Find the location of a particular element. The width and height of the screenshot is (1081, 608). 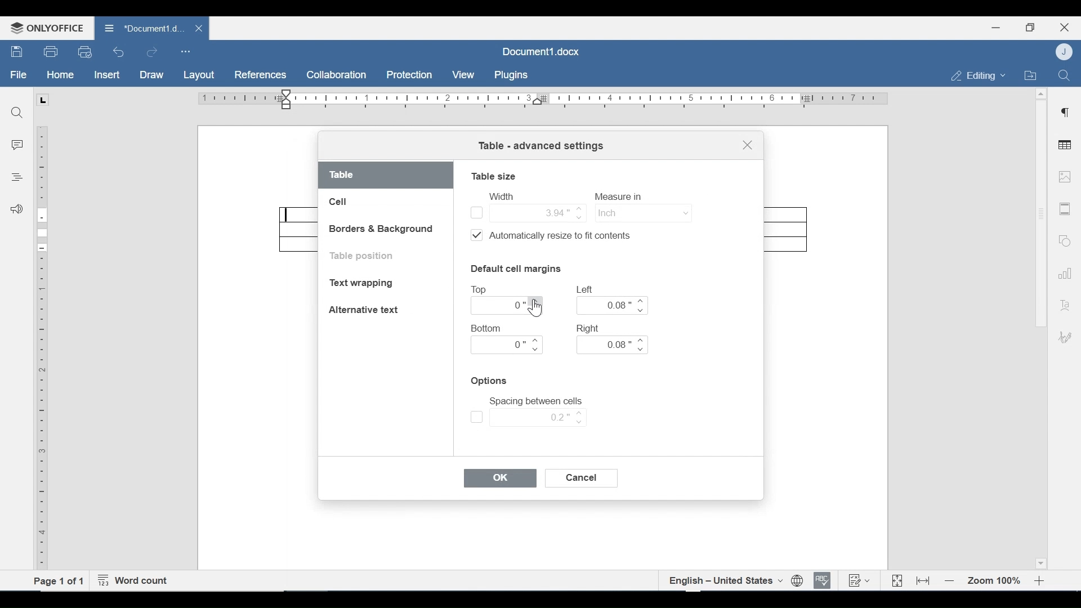

Zoom 100% is located at coordinates (995, 581).